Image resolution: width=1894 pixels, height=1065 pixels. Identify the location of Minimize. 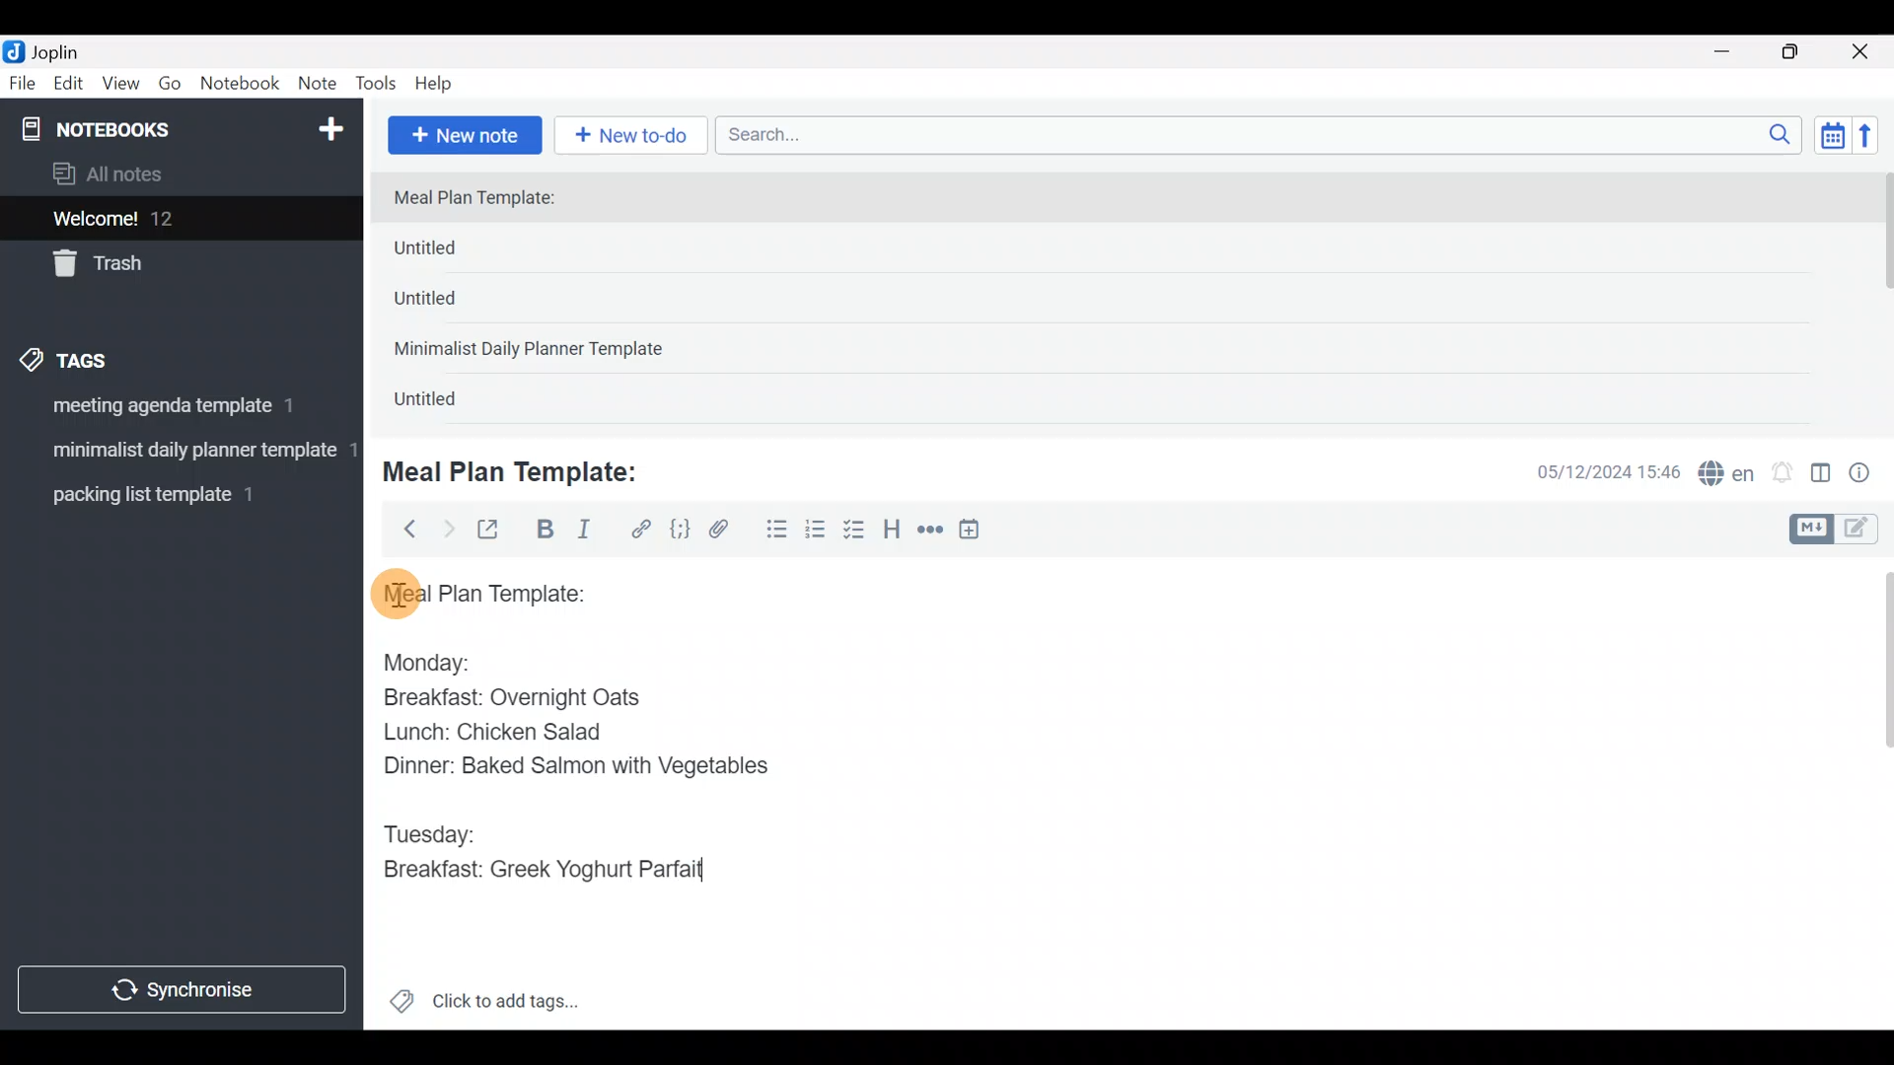
(1733, 49).